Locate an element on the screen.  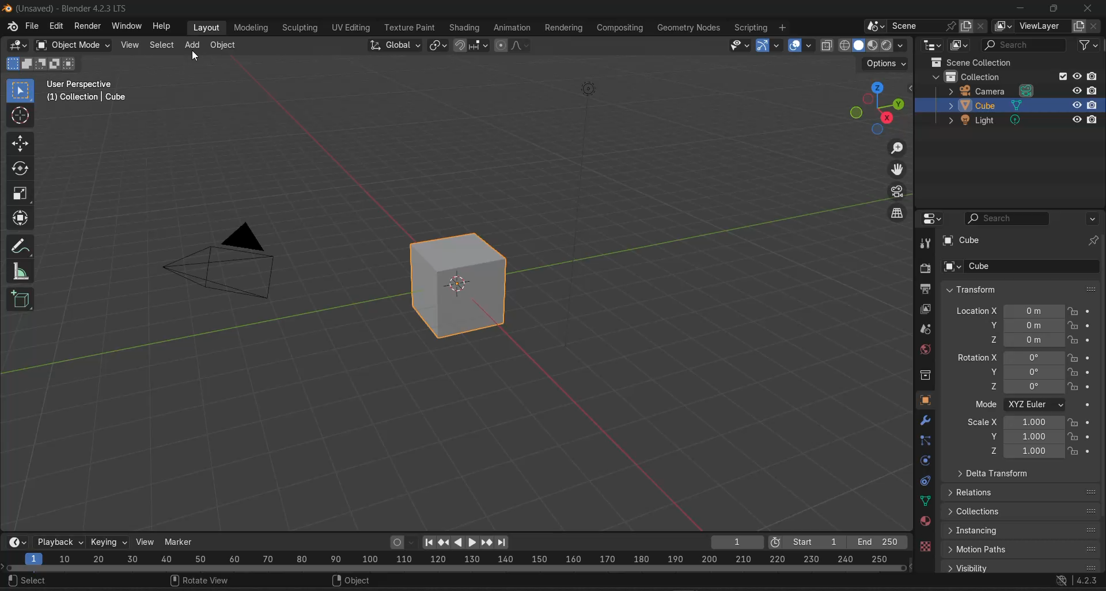
animate property is located at coordinates (1089, 339).